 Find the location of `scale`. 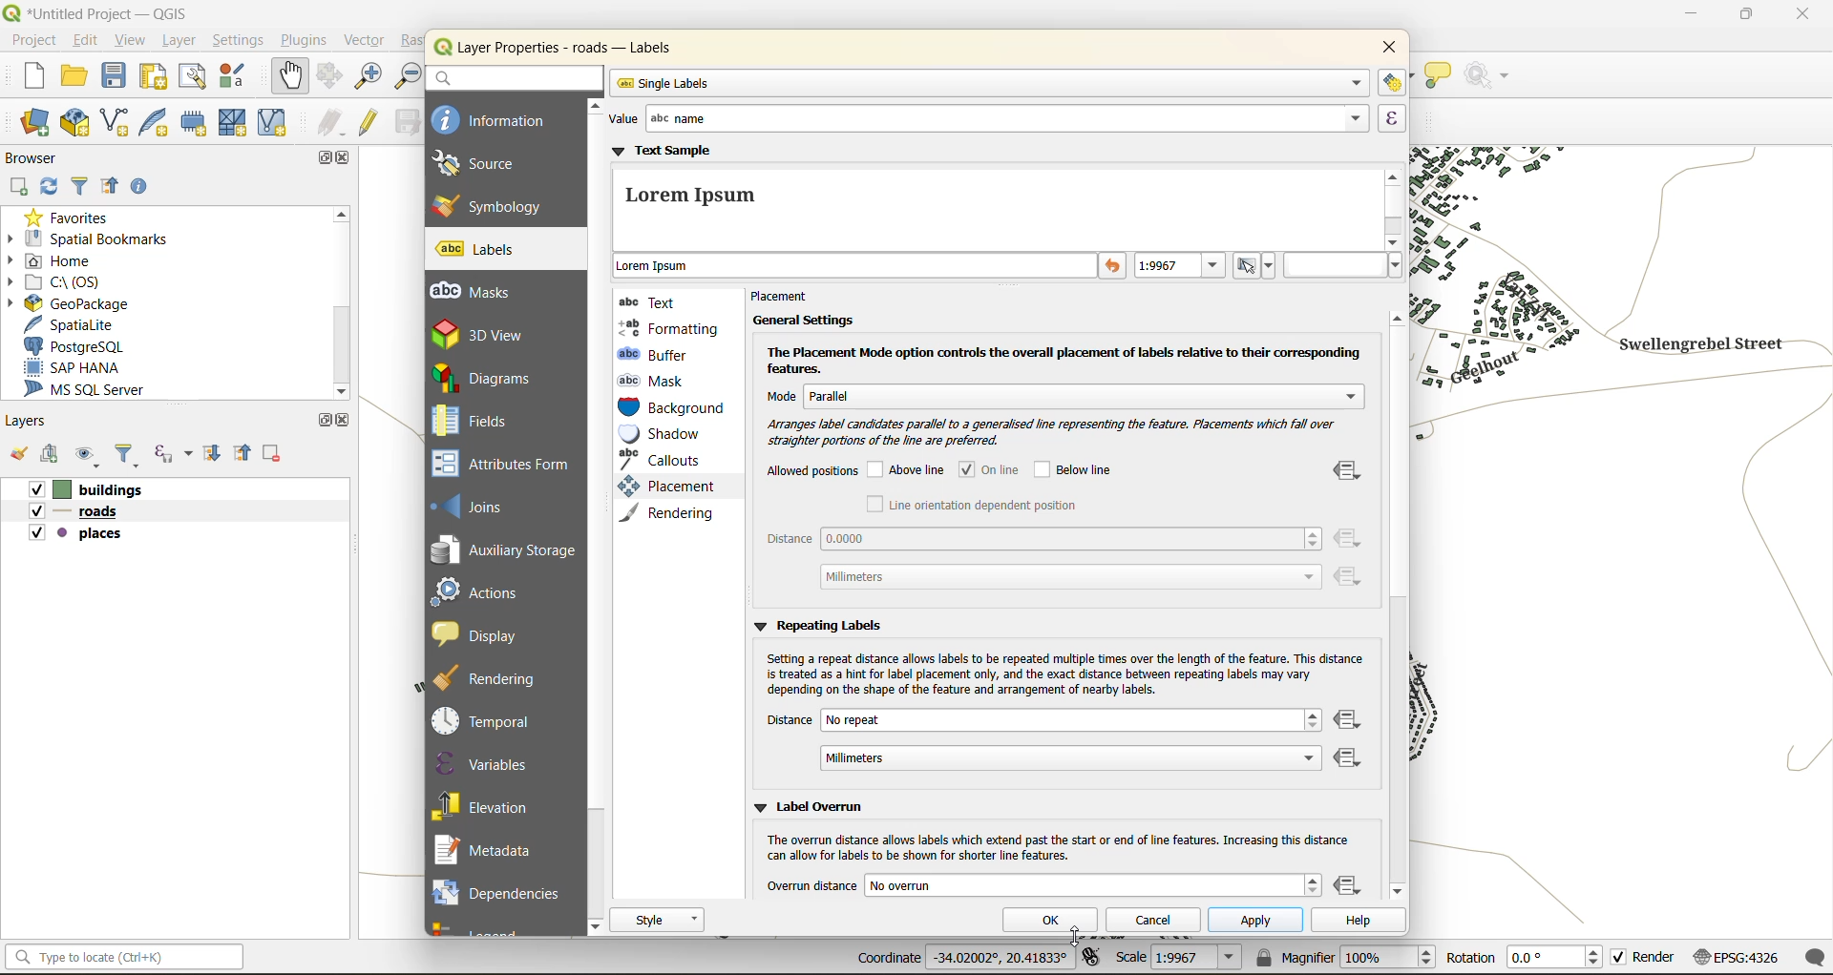

scale is located at coordinates (1179, 959).